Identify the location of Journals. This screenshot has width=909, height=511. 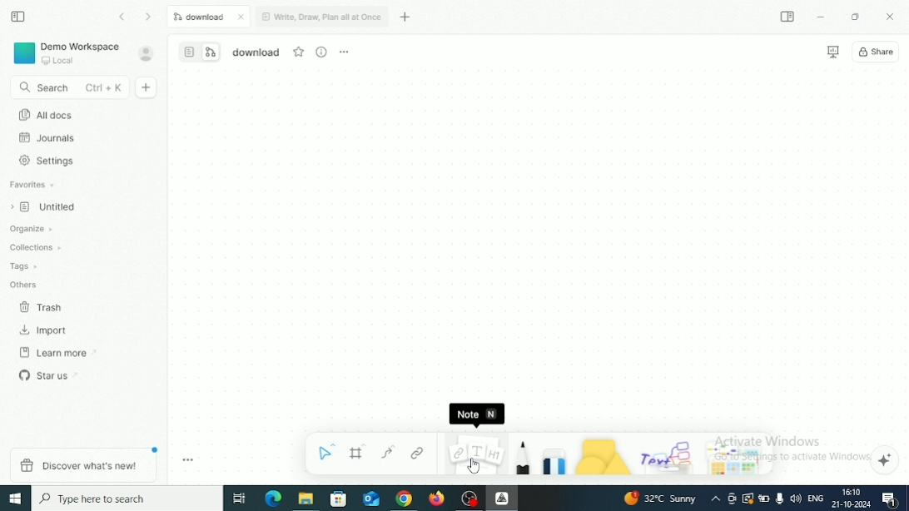
(47, 139).